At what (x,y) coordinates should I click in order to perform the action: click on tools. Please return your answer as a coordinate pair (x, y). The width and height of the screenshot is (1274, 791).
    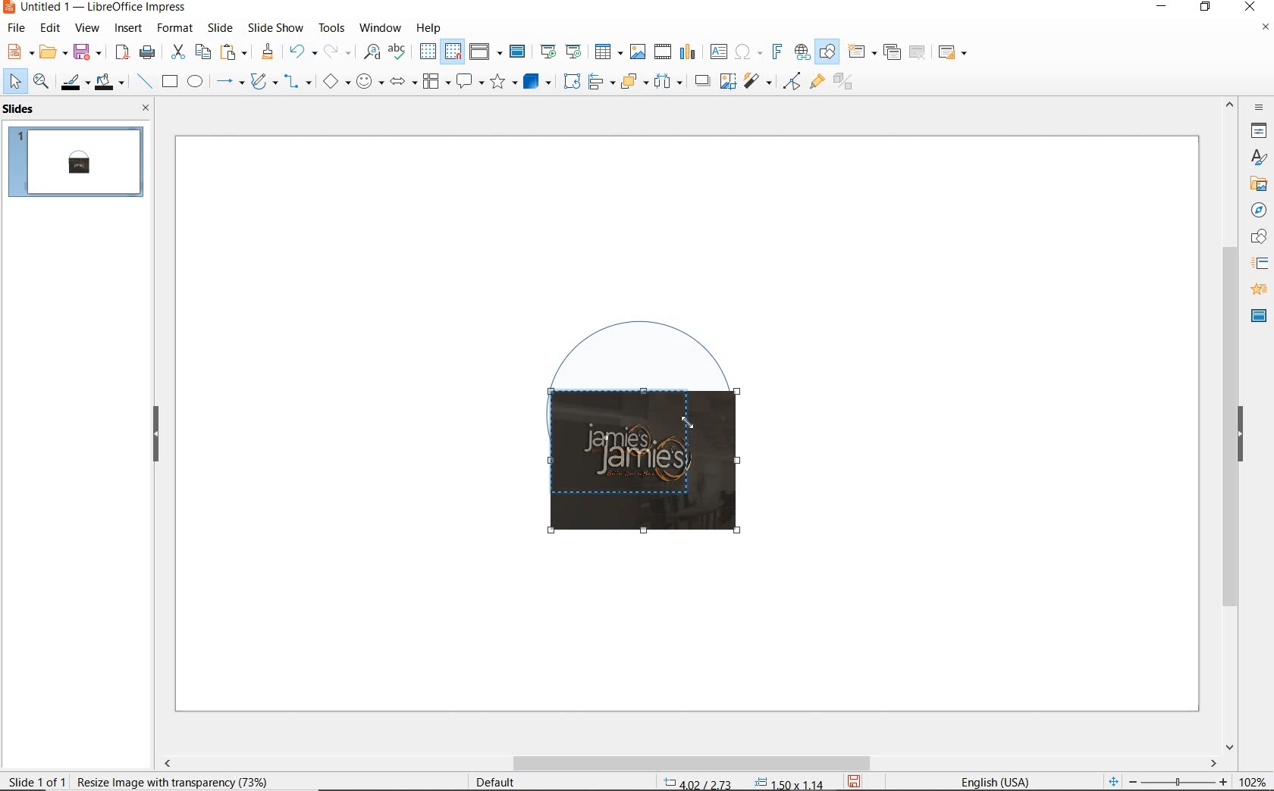
    Looking at the image, I should click on (331, 27).